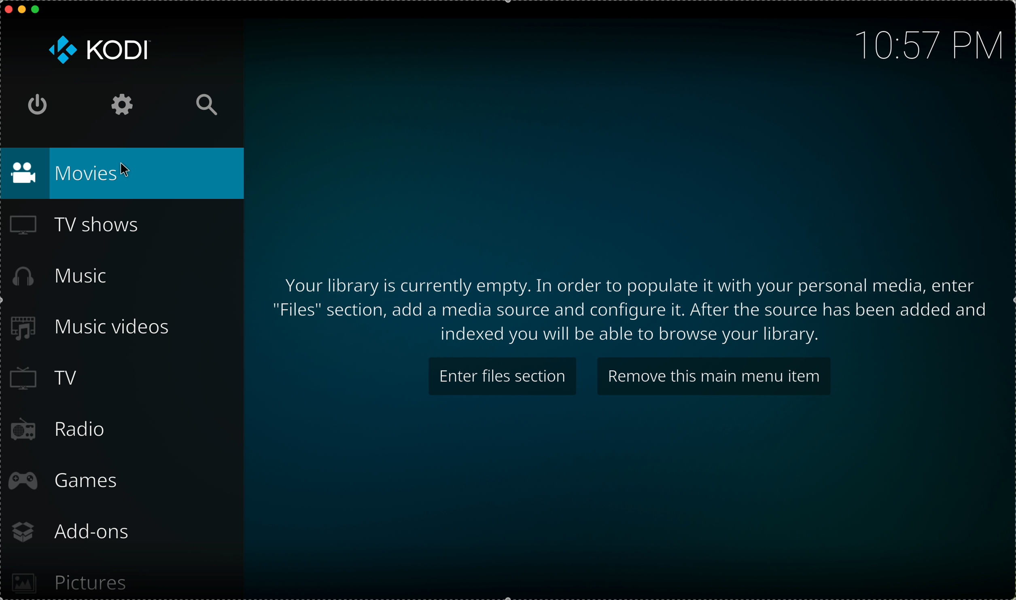  What do you see at coordinates (924, 43) in the screenshot?
I see `10:57 PM` at bounding box center [924, 43].